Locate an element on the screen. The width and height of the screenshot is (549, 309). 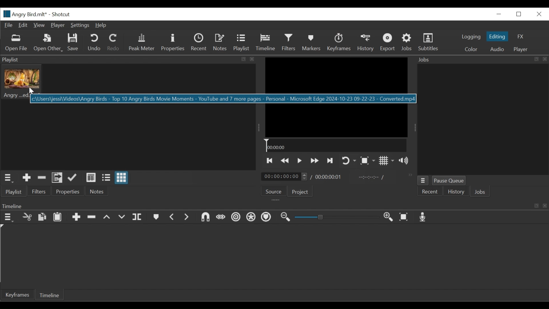
History is located at coordinates (456, 192).